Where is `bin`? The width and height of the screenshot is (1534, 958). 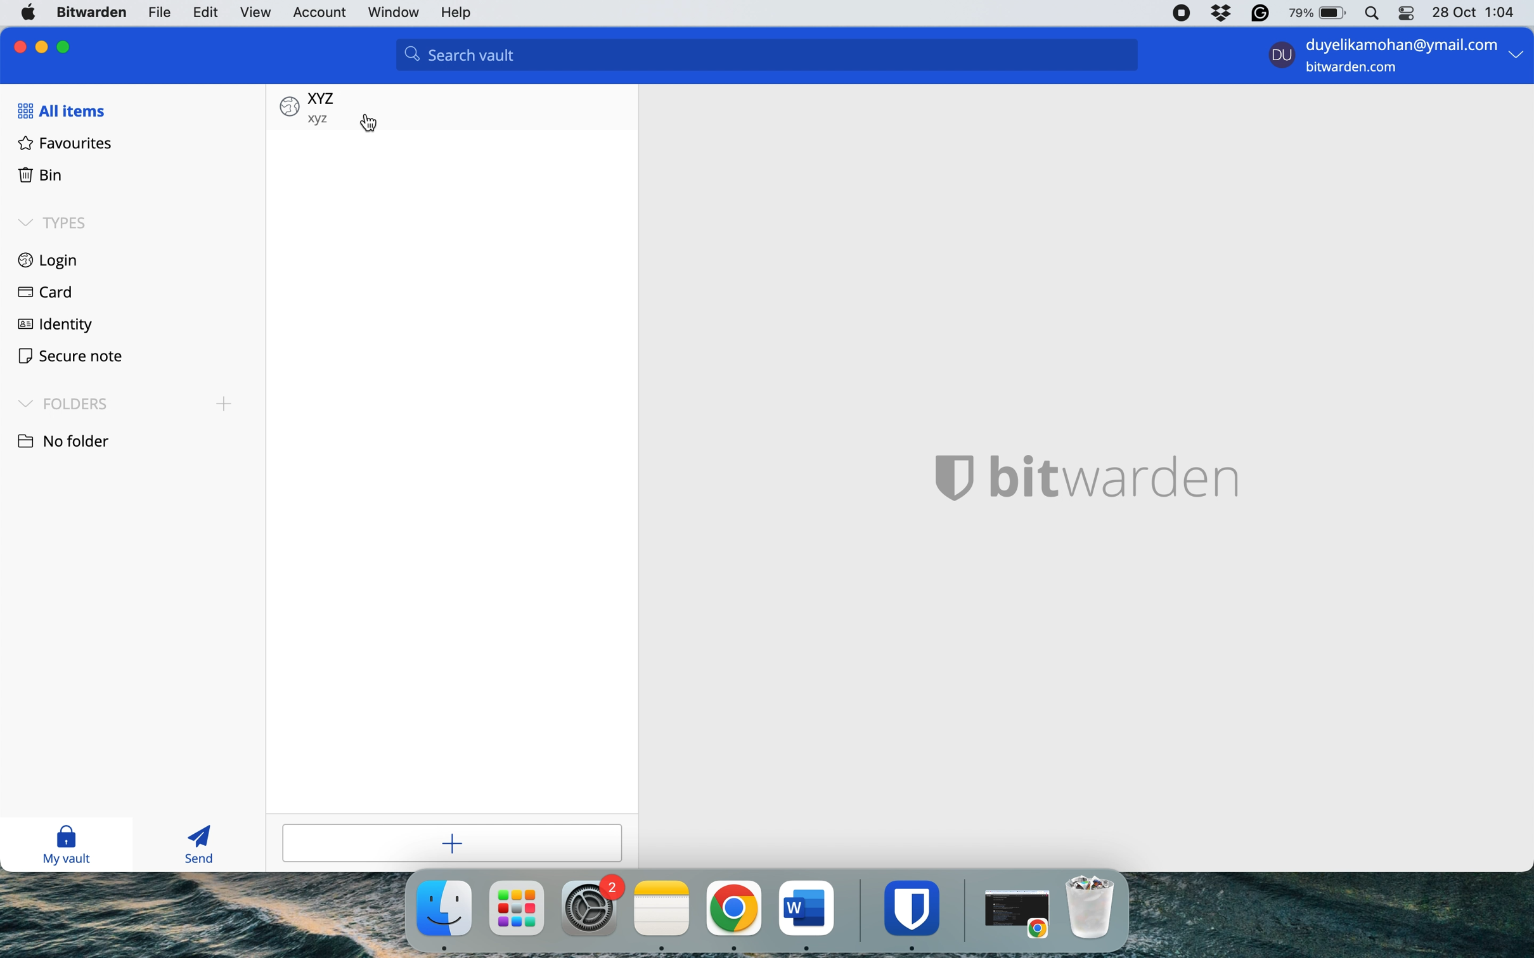
bin is located at coordinates (1097, 907).